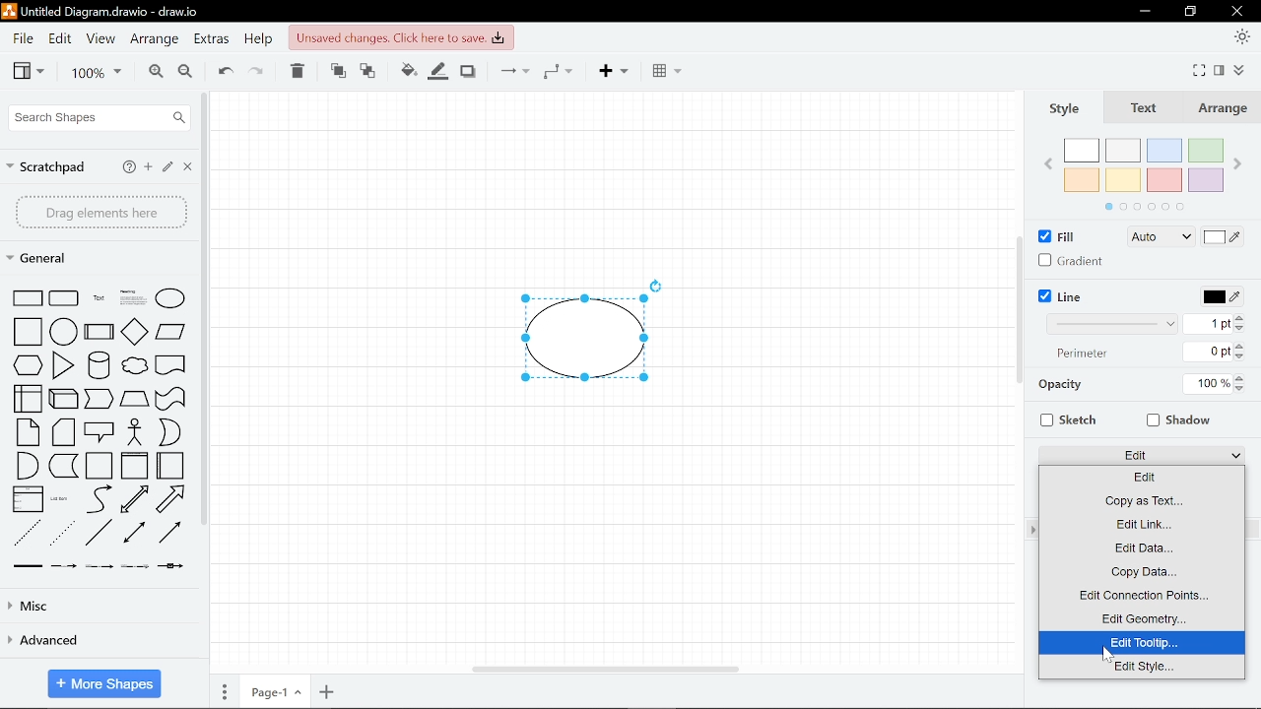 The image size is (1261, 709). I want to click on cylinder, so click(98, 364).